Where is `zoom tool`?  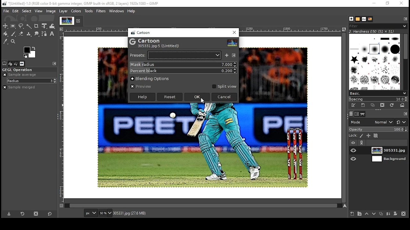 zoom tool is located at coordinates (13, 42).